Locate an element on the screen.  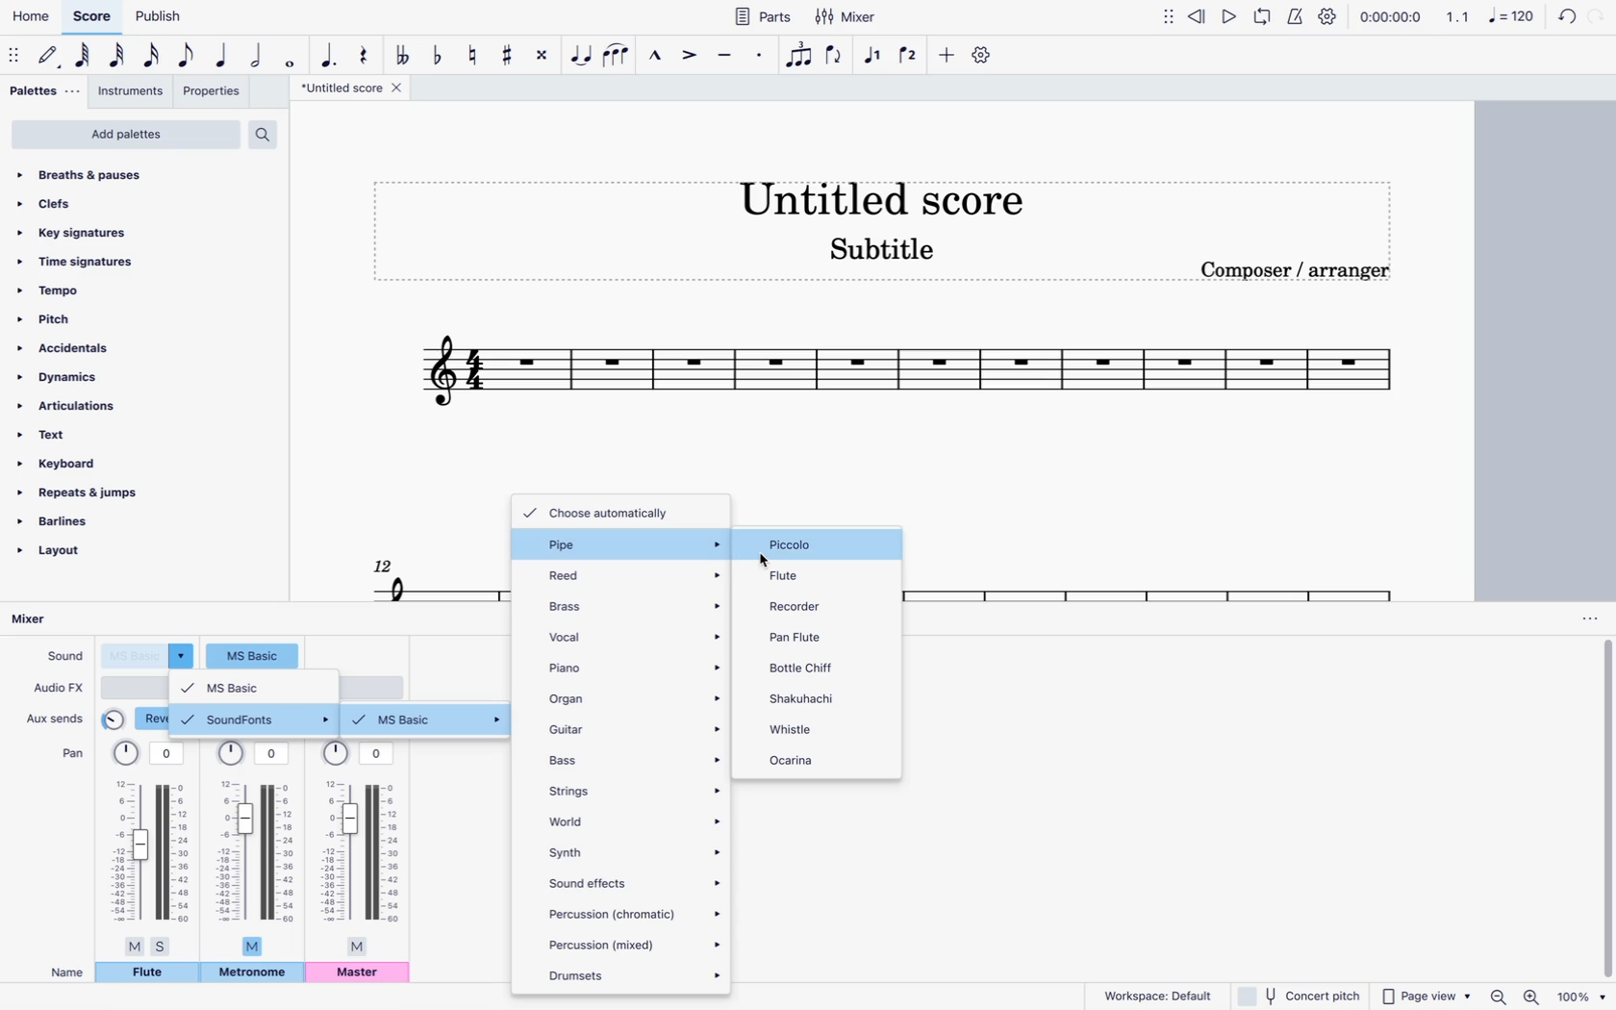
mixer is located at coordinates (45, 620).